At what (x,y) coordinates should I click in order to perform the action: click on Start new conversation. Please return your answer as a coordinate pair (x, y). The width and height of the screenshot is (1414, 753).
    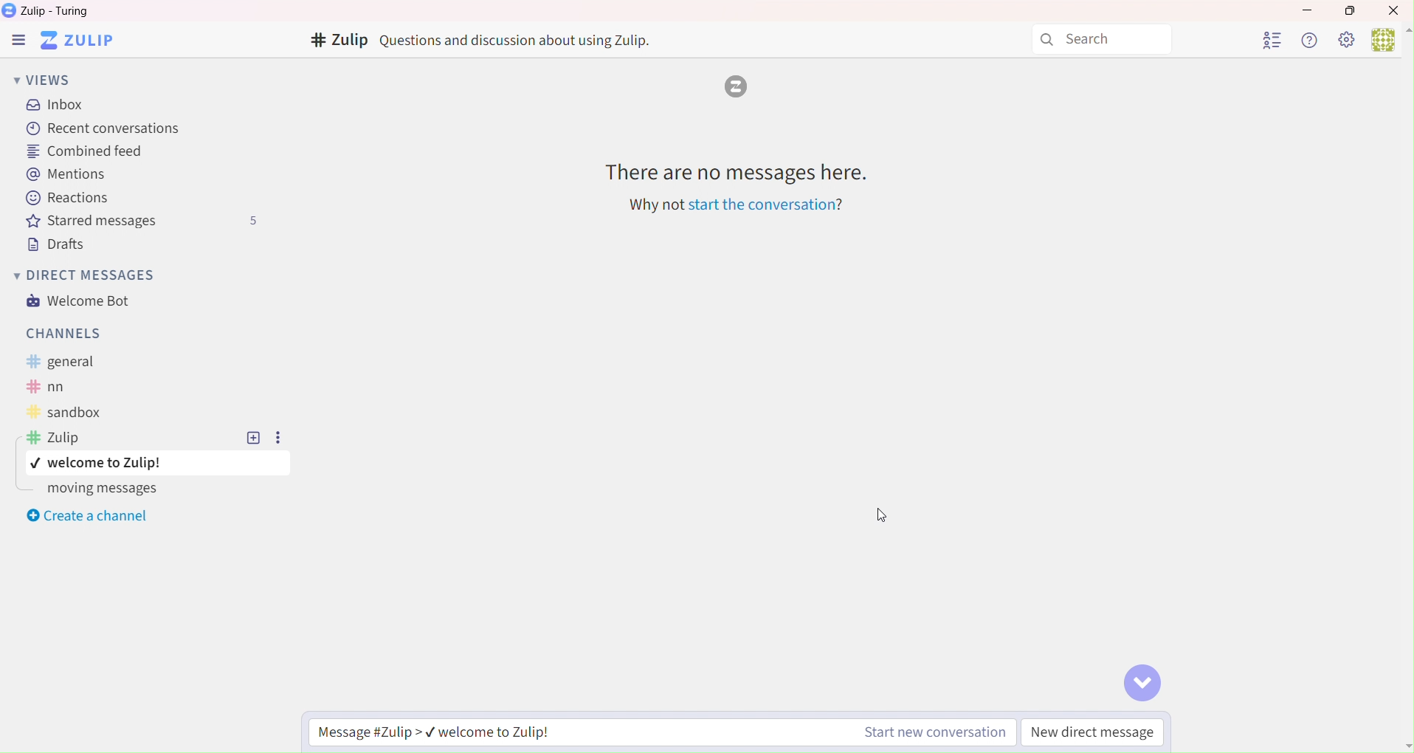
    Looking at the image, I should click on (936, 732).